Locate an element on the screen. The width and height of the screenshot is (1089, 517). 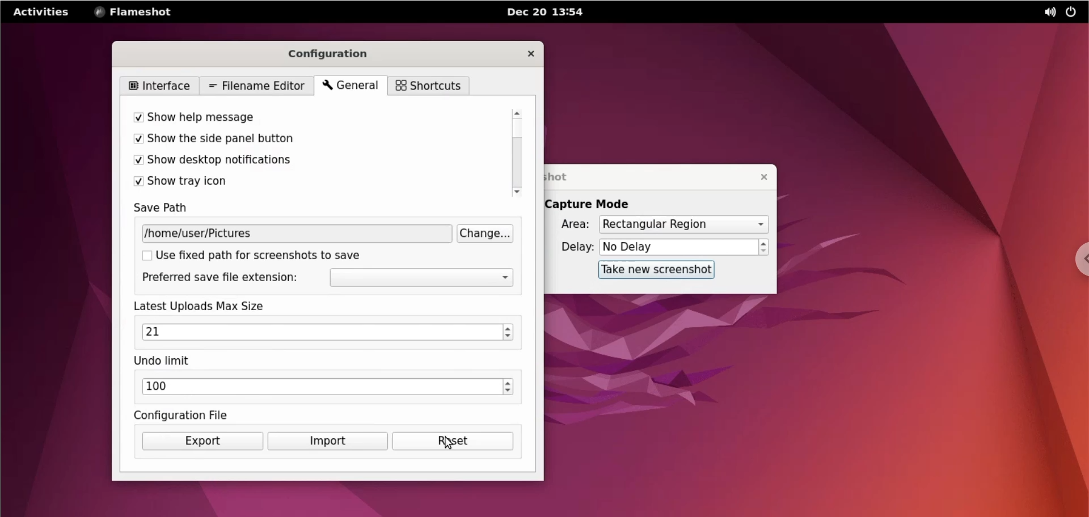
chrome options is located at coordinates (1079, 258).